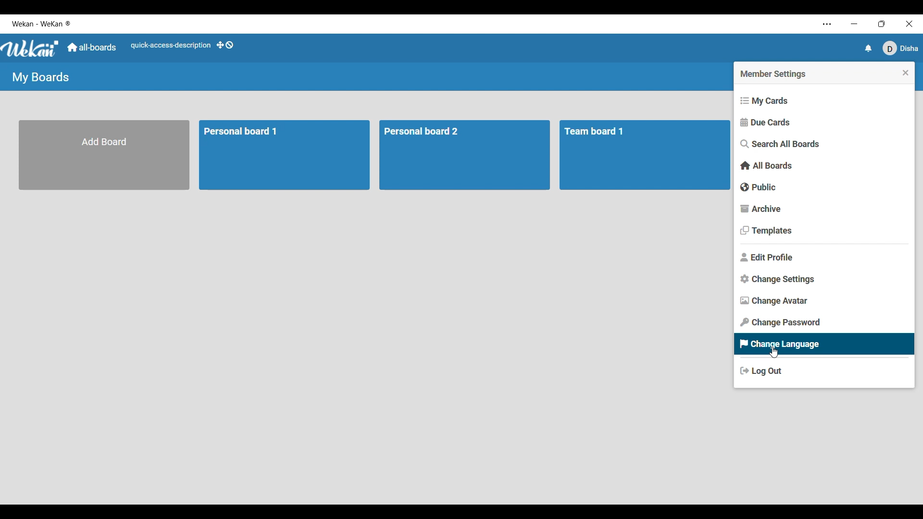 Image resolution: width=923 pixels, height=519 pixels. Describe the element at coordinates (824, 187) in the screenshot. I see `Public` at that location.